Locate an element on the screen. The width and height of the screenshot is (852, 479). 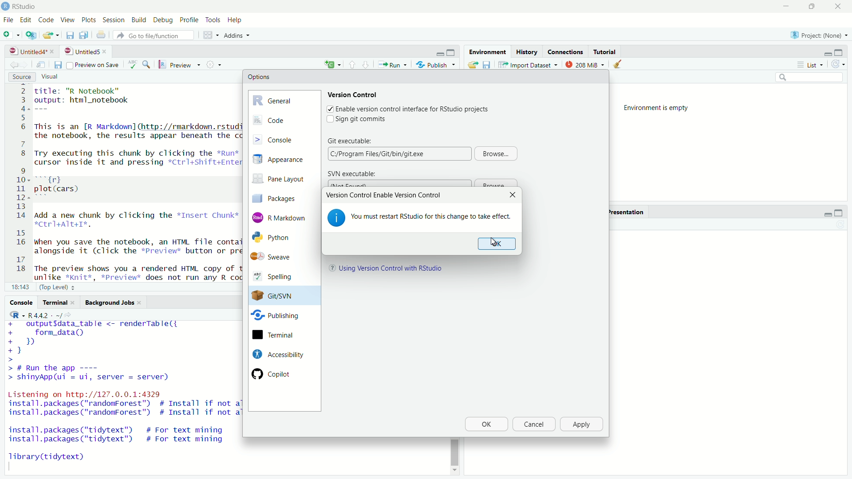
OK is located at coordinates (486, 424).